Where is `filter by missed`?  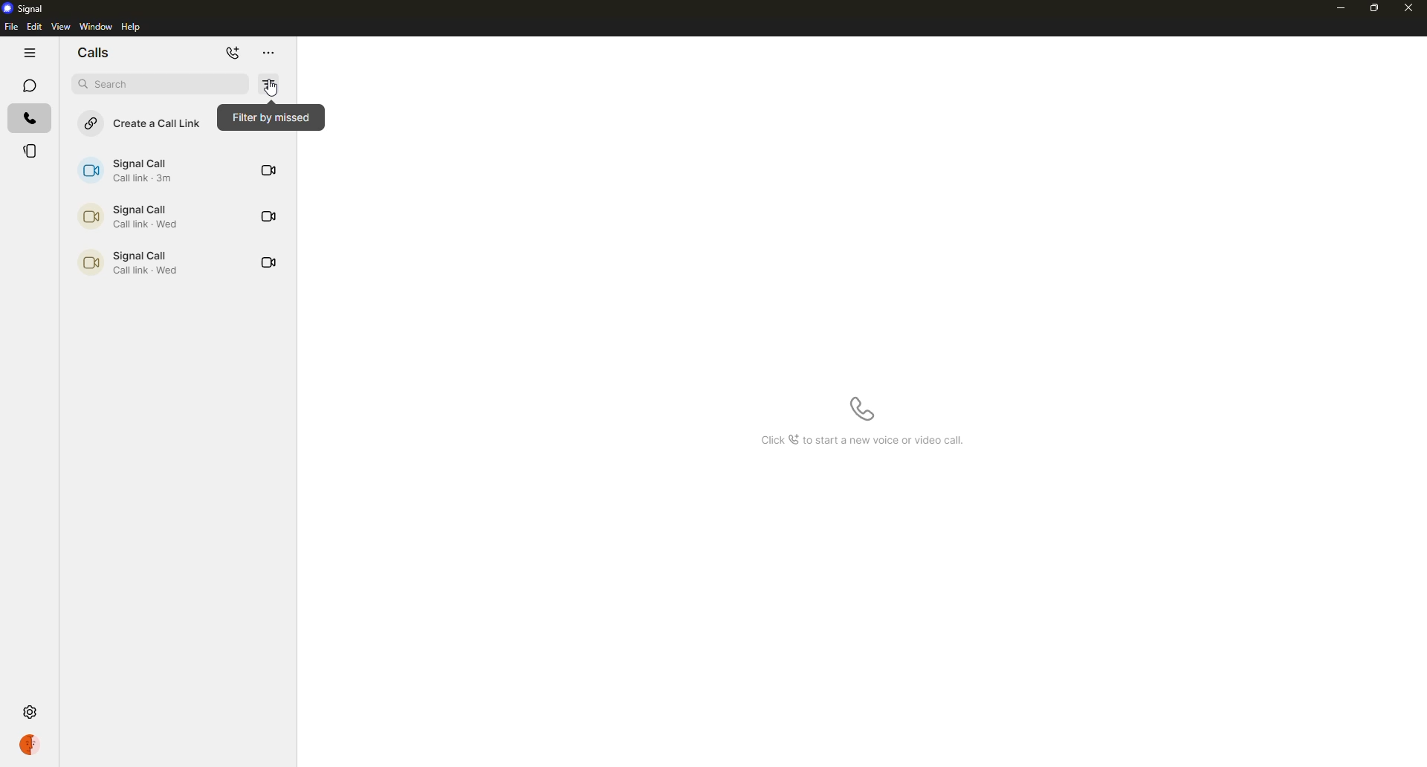
filter by missed is located at coordinates (268, 86).